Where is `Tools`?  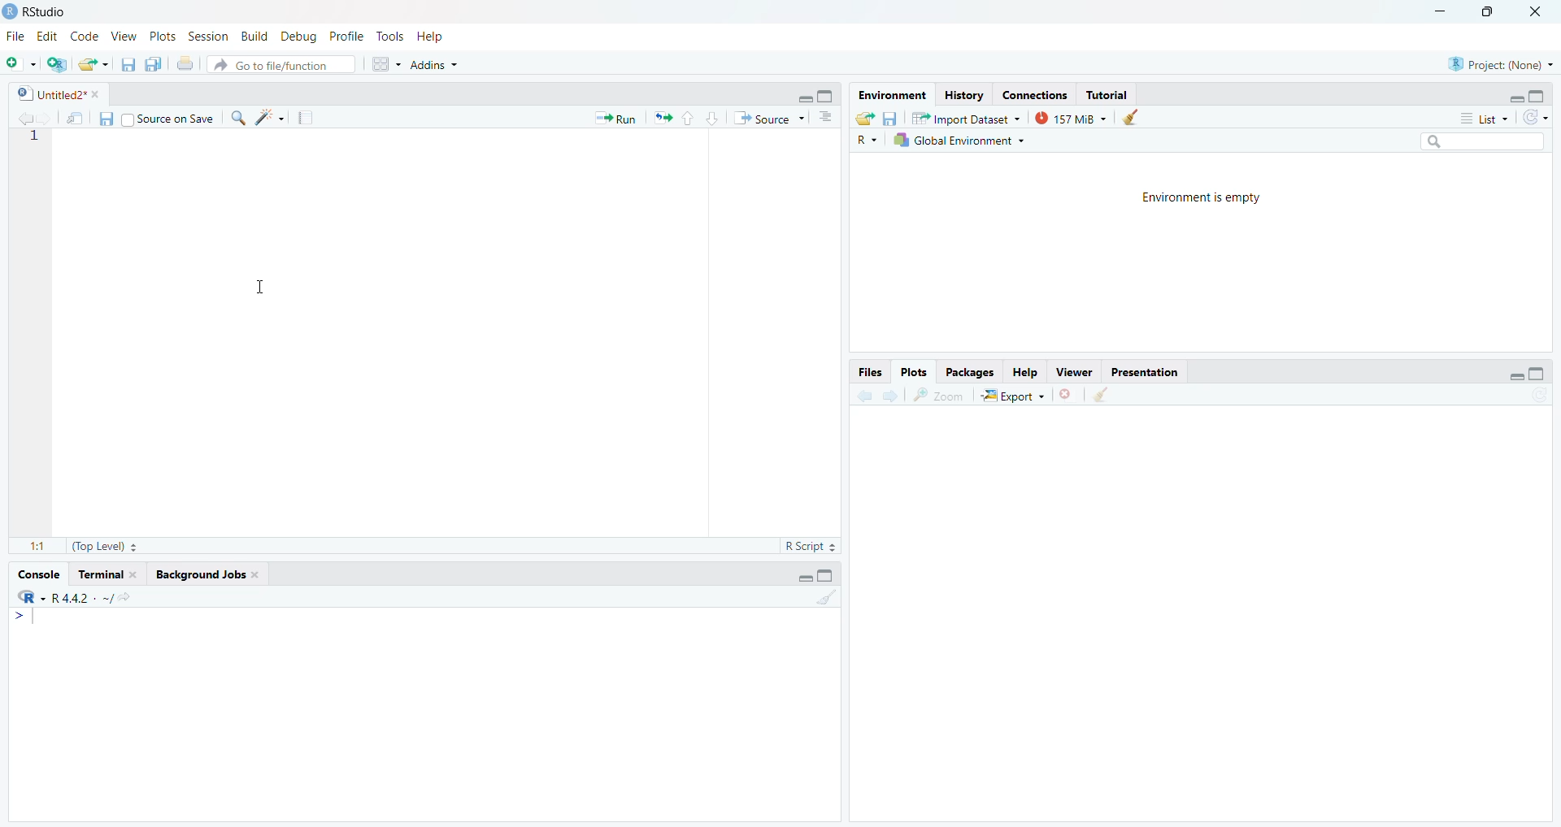 Tools is located at coordinates (390, 36).